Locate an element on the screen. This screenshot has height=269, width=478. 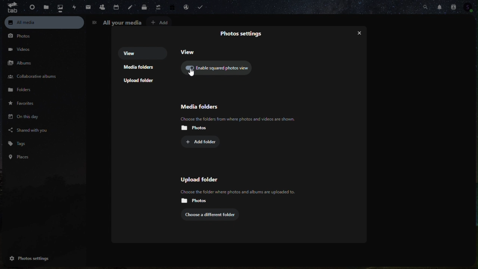
Upload folder is located at coordinates (202, 180).